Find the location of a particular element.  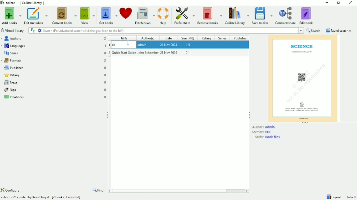

Series is located at coordinates (223, 38).